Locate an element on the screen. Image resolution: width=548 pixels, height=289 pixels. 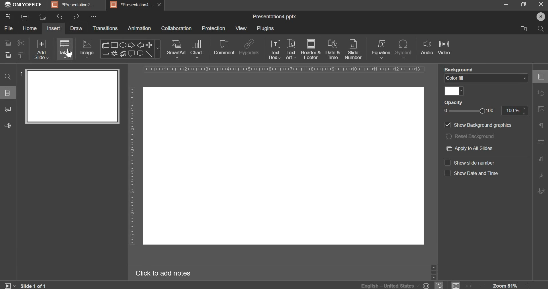
cursor is located at coordinates (68, 53).